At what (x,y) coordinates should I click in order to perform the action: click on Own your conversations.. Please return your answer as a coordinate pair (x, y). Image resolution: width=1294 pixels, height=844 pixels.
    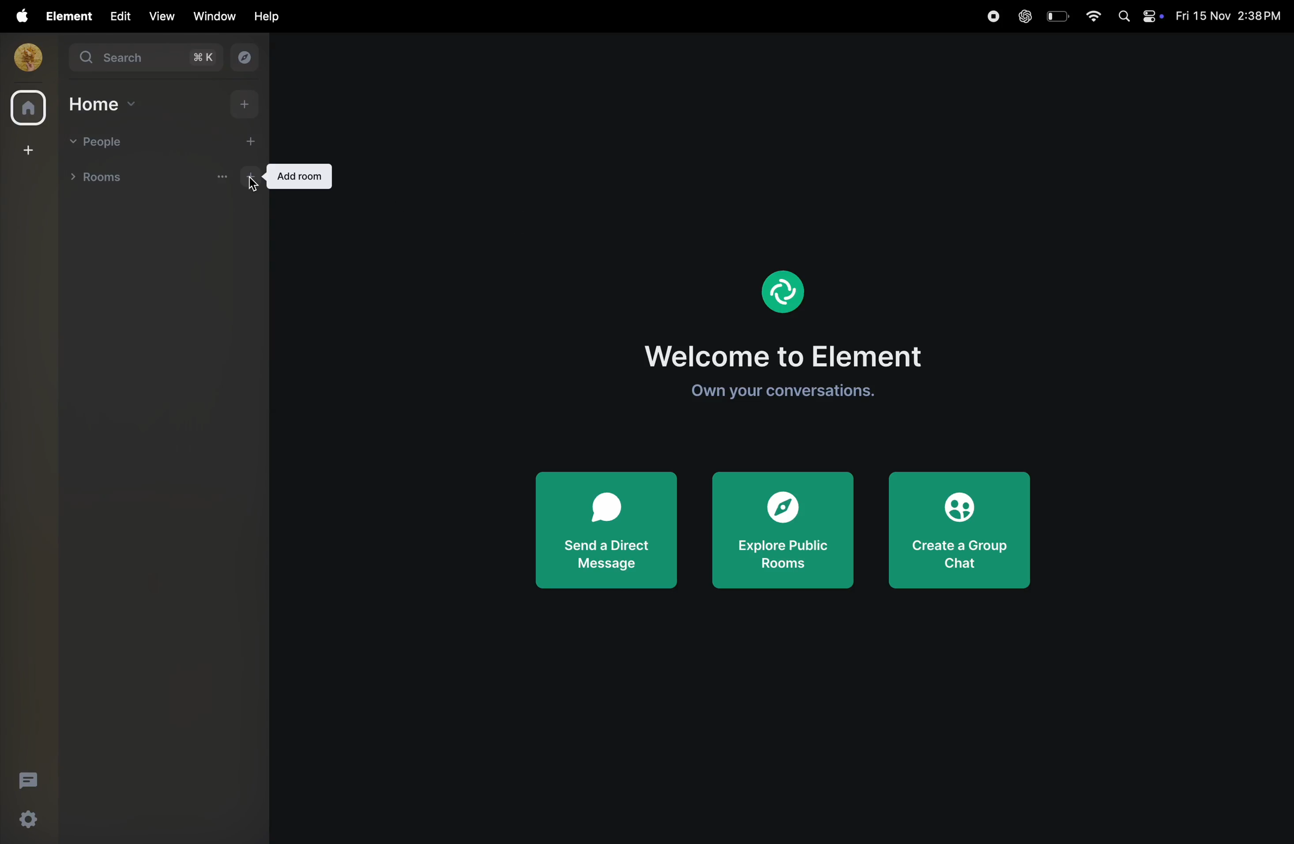
    Looking at the image, I should click on (779, 392).